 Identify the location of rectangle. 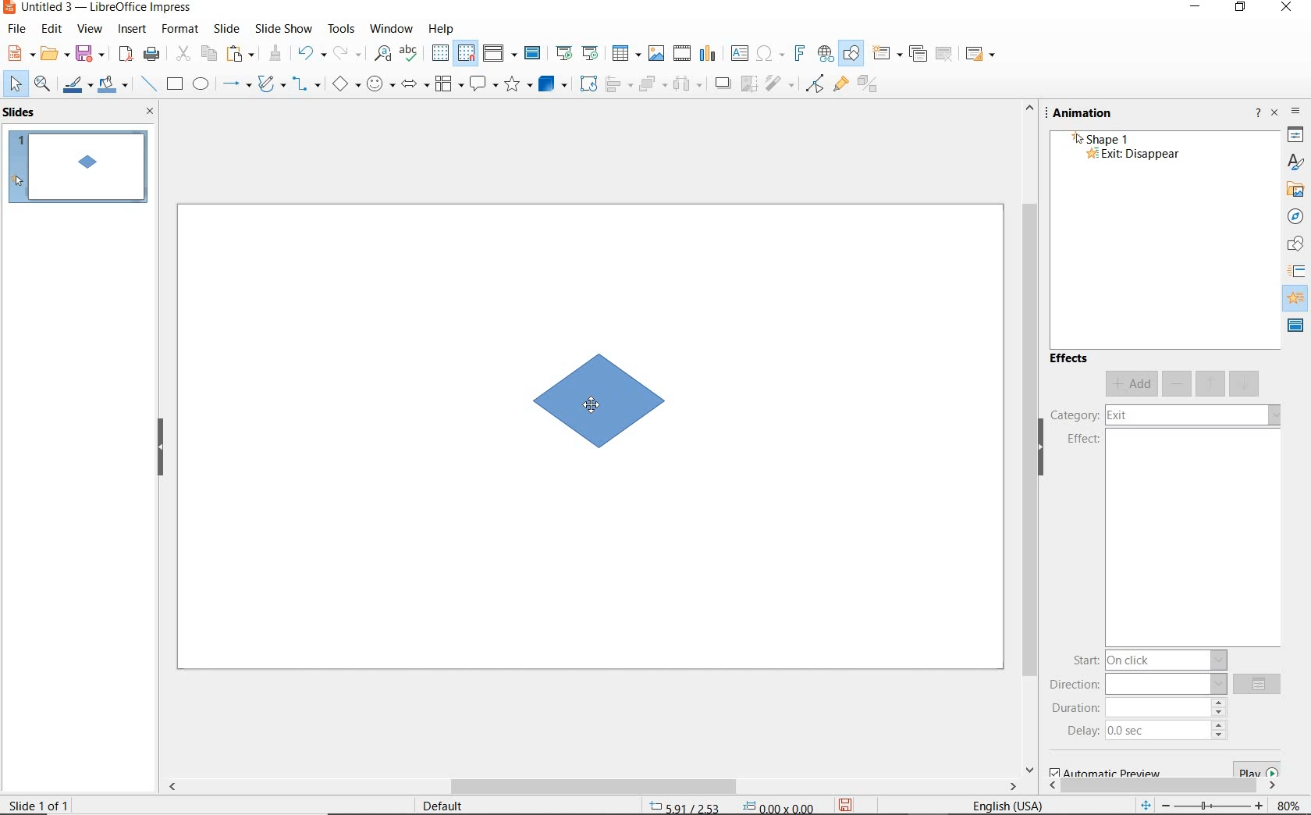
(176, 84).